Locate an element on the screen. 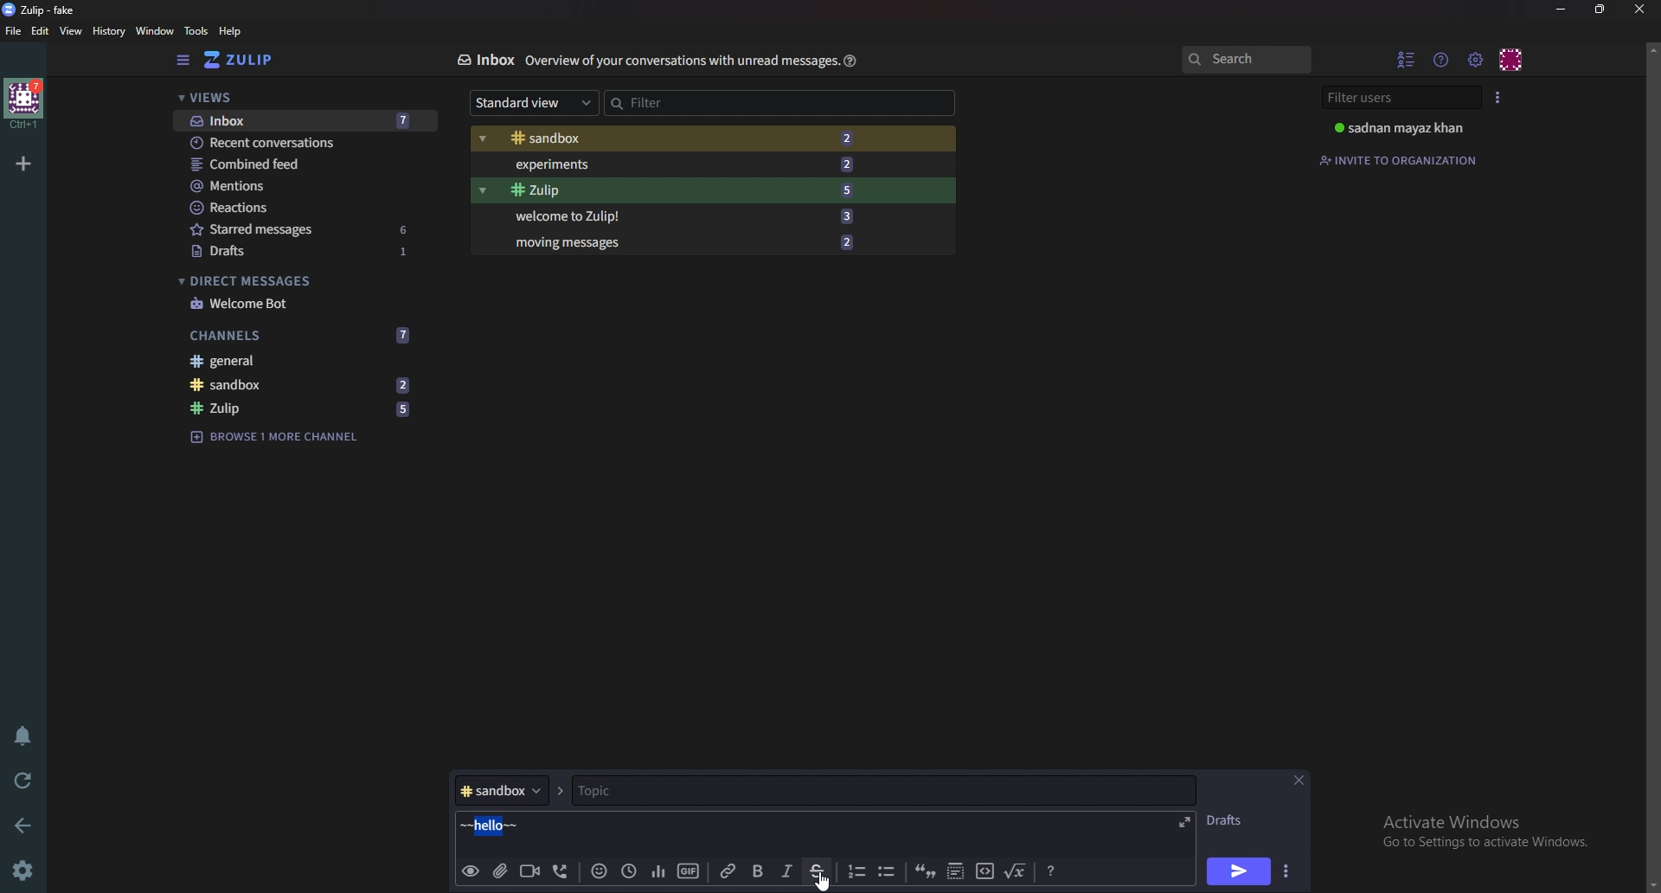  views is located at coordinates (302, 97).